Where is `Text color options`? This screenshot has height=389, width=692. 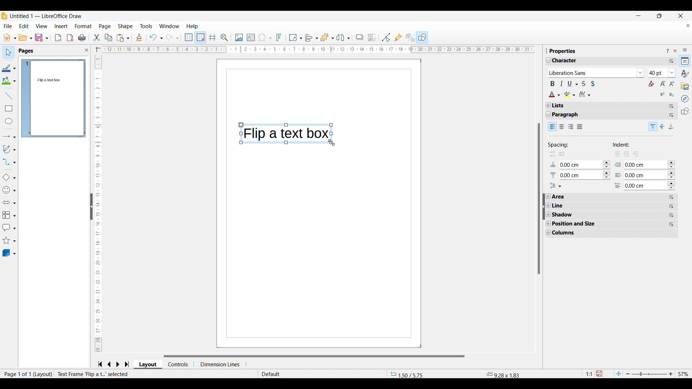
Text color options is located at coordinates (555, 94).